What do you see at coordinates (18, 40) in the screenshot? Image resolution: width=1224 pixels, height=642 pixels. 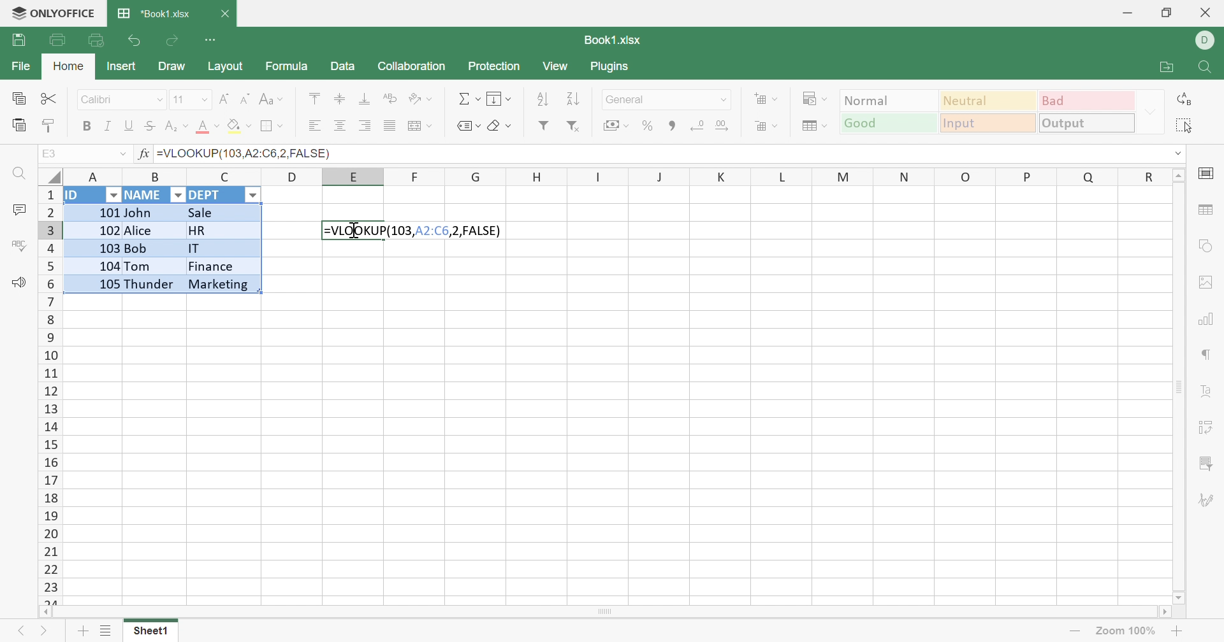 I see `Save` at bounding box center [18, 40].